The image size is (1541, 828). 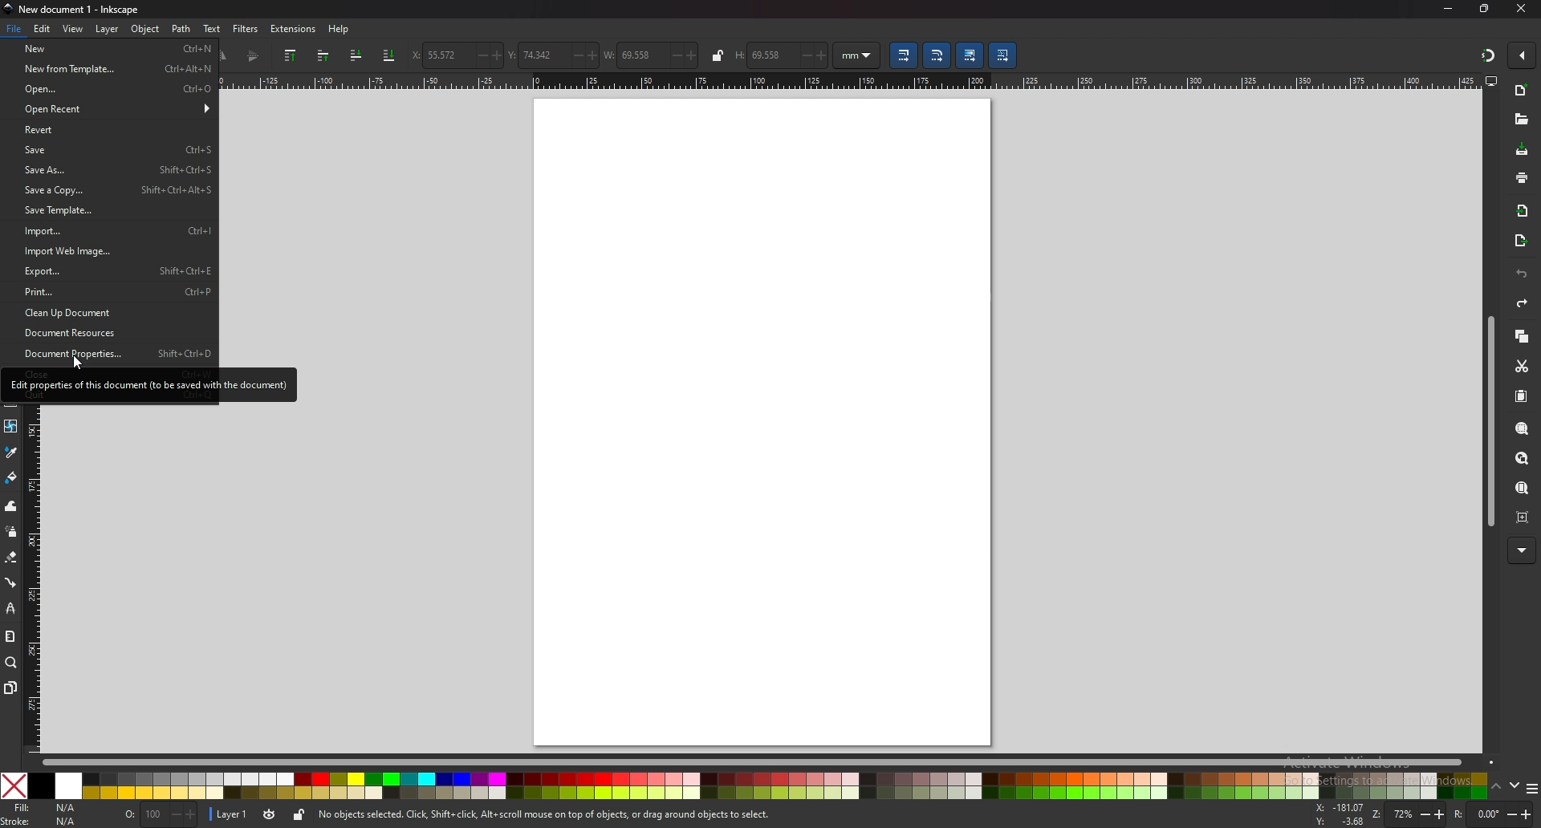 What do you see at coordinates (847, 55) in the screenshot?
I see `mm` at bounding box center [847, 55].